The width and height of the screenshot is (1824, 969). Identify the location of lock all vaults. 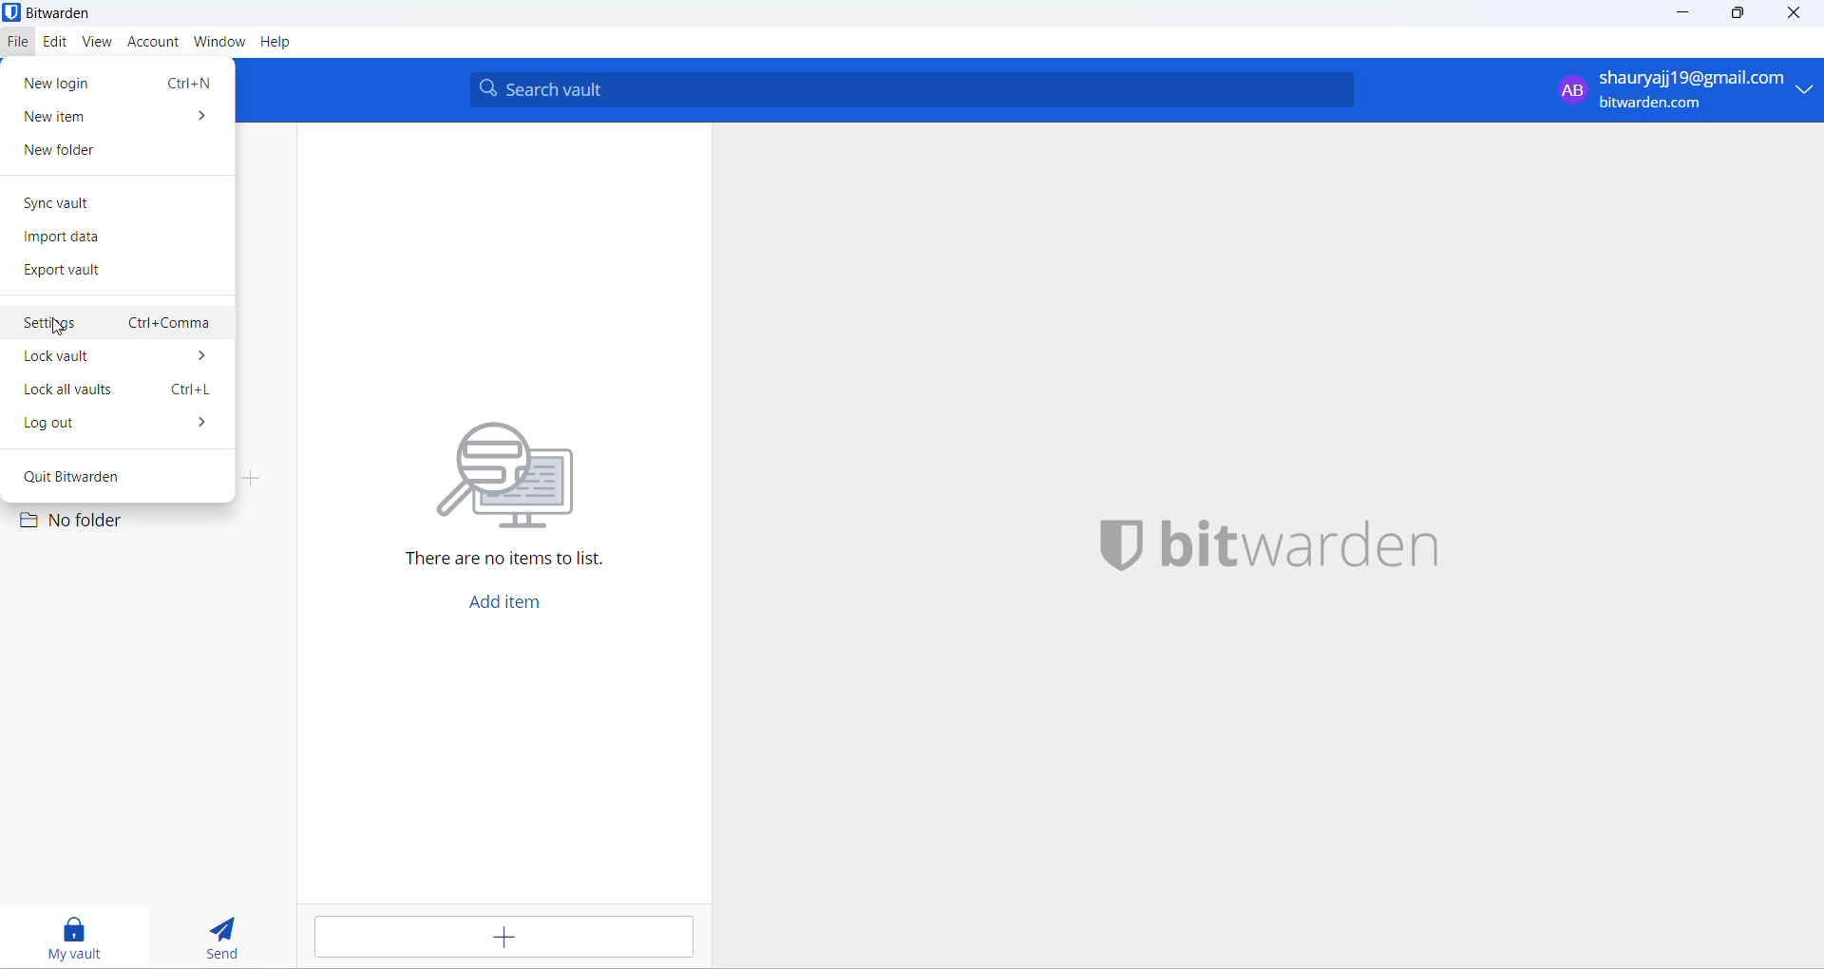
(119, 391).